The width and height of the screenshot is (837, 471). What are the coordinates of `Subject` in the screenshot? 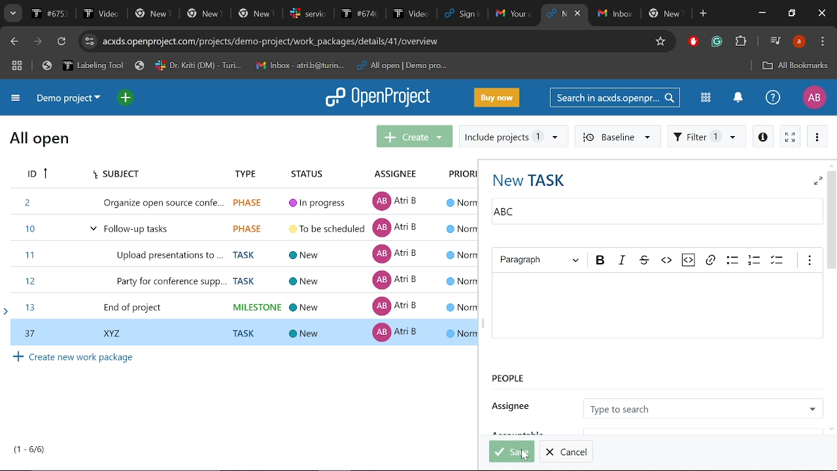 It's located at (114, 175).